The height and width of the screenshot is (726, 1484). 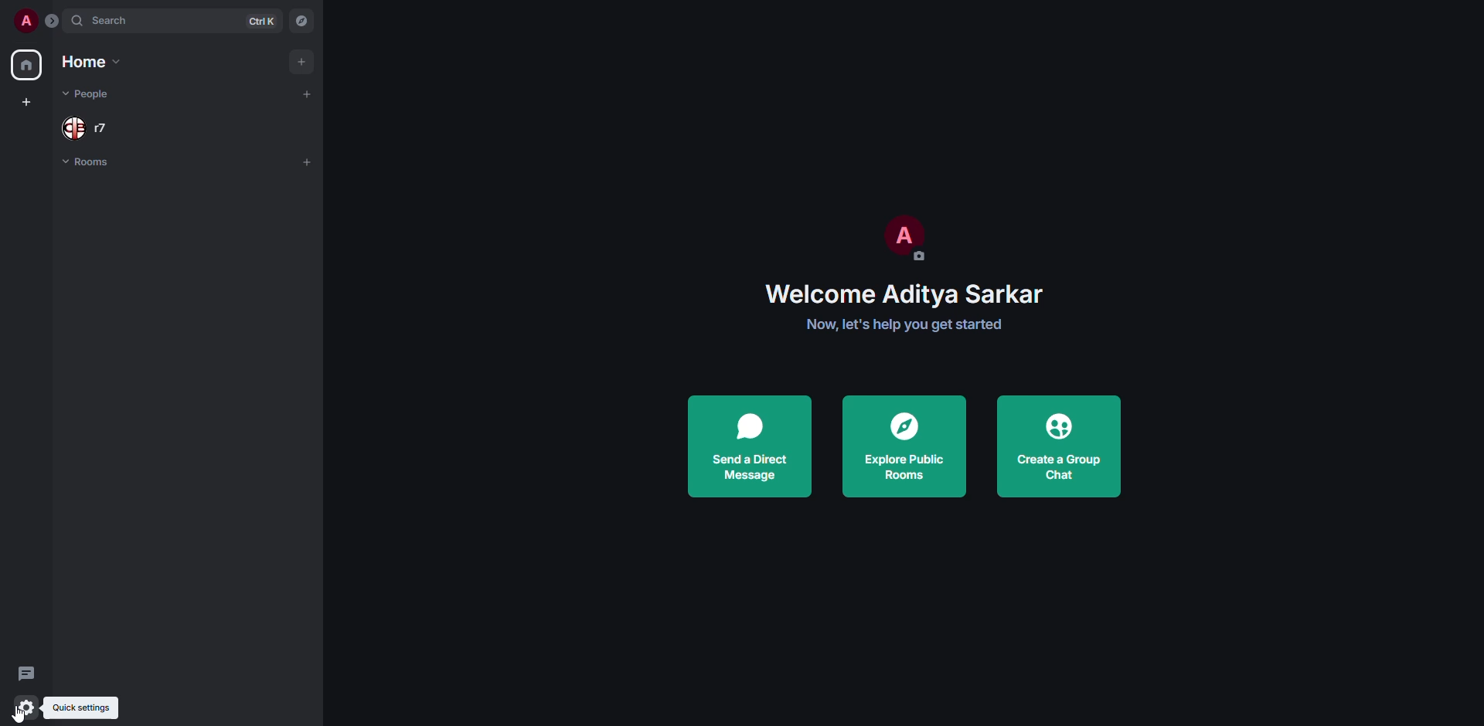 What do you see at coordinates (304, 22) in the screenshot?
I see `navigator` at bounding box center [304, 22].